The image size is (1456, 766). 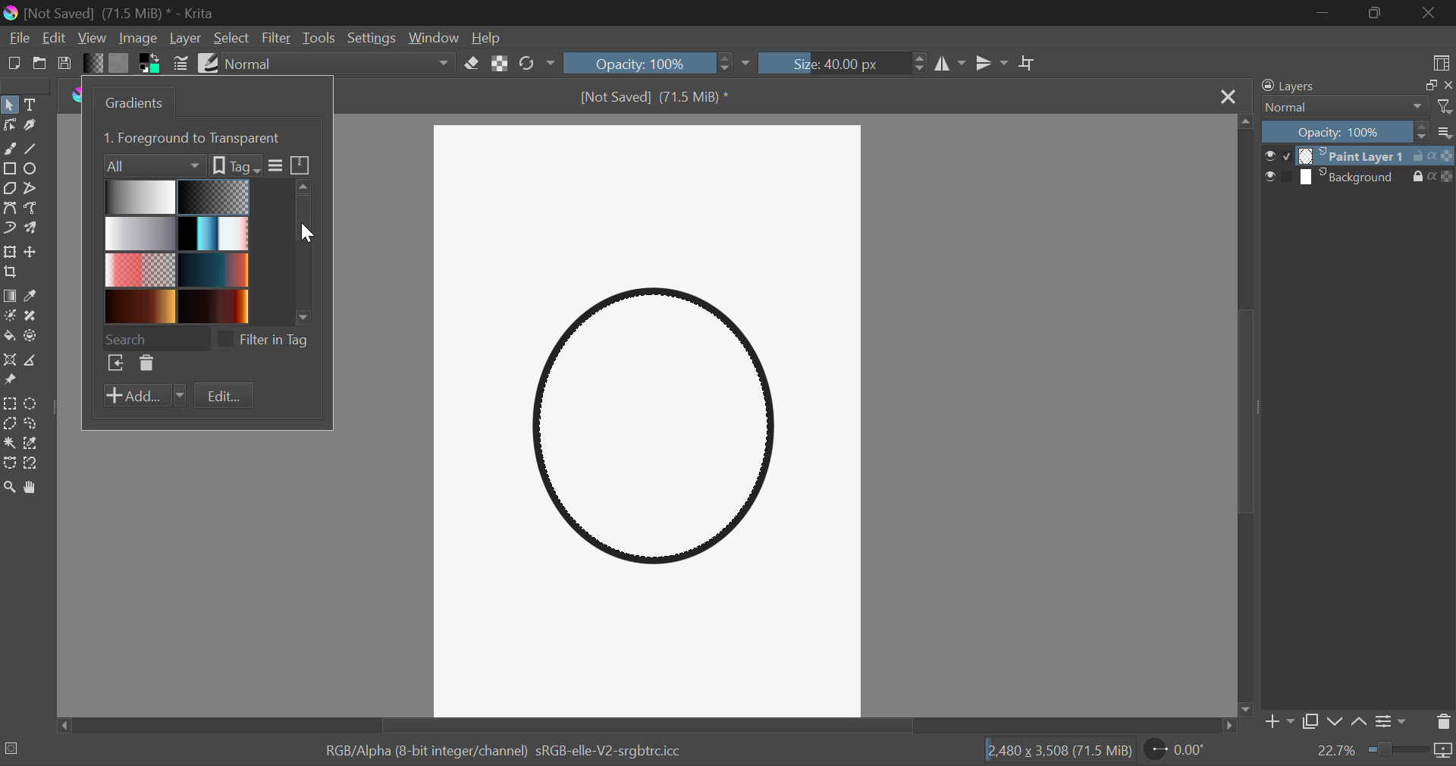 I want to click on icon, so click(x=1445, y=753).